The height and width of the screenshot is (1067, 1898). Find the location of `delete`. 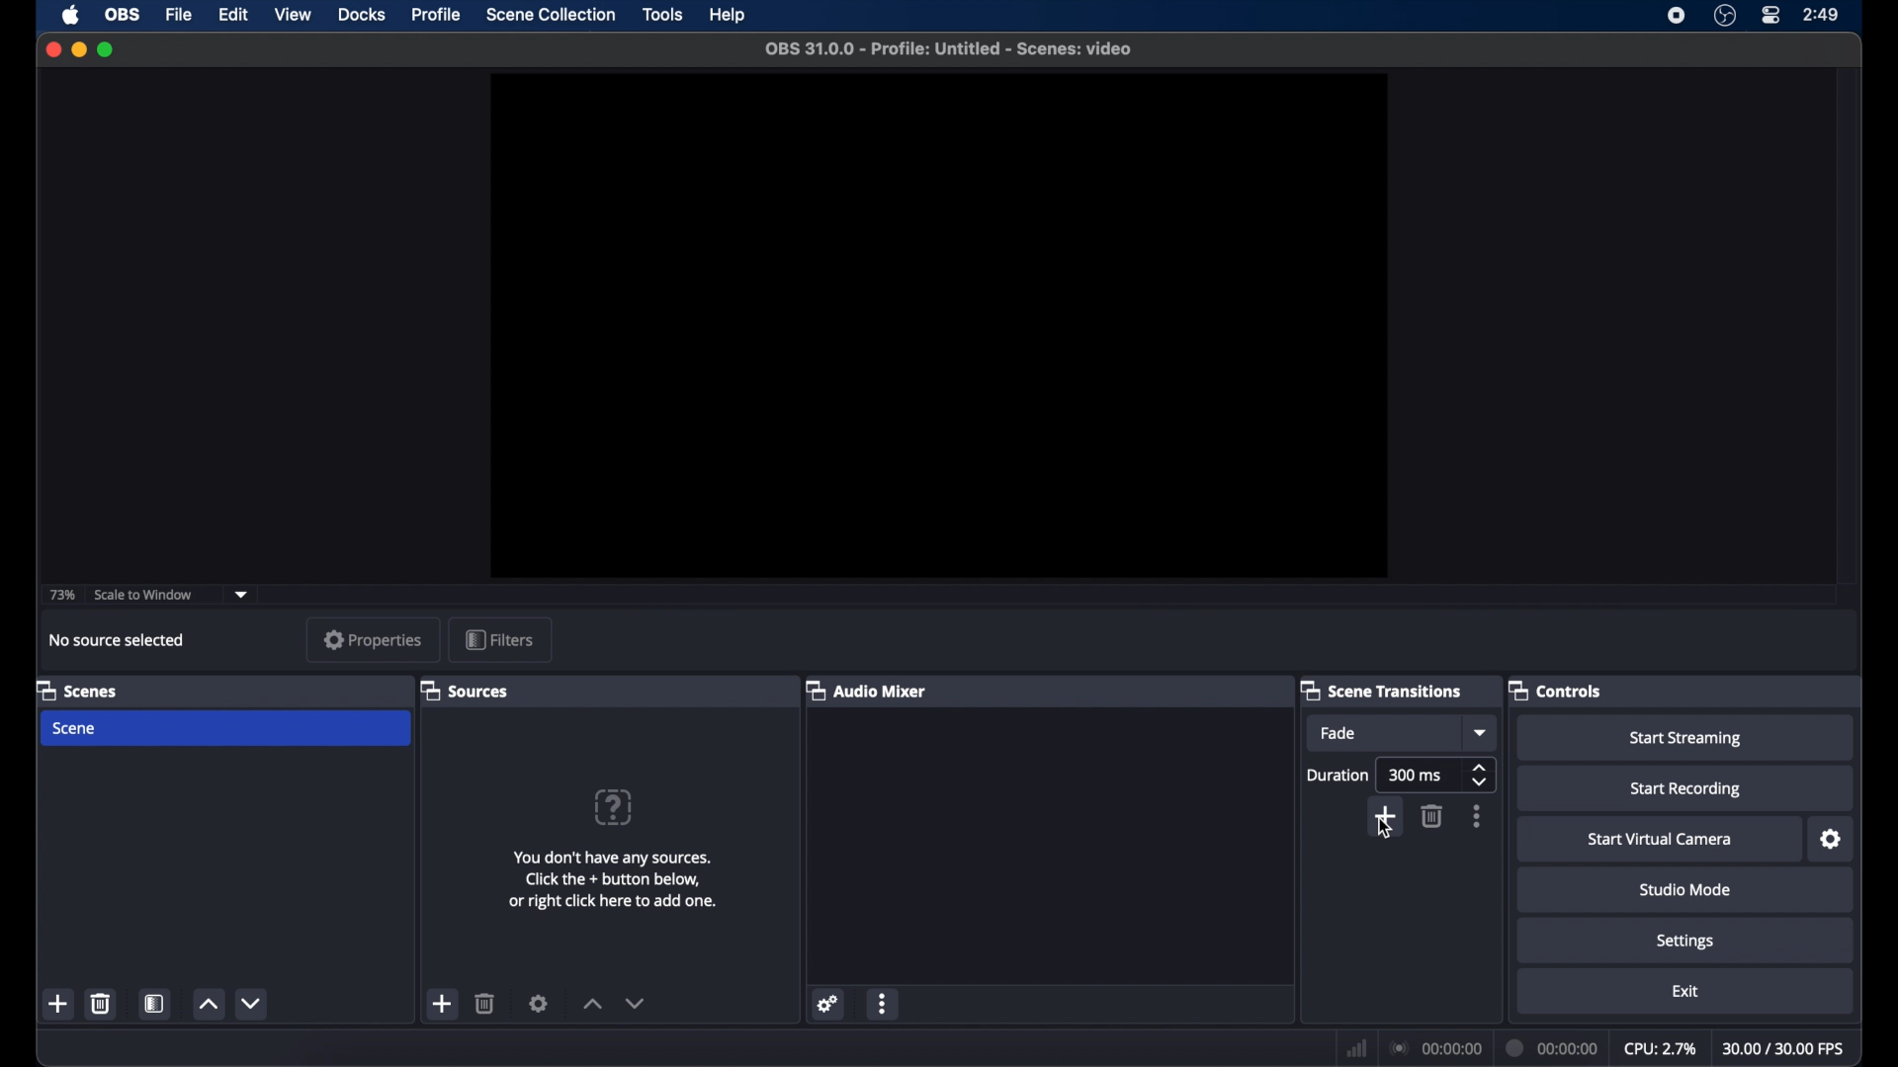

delete is located at coordinates (100, 1004).